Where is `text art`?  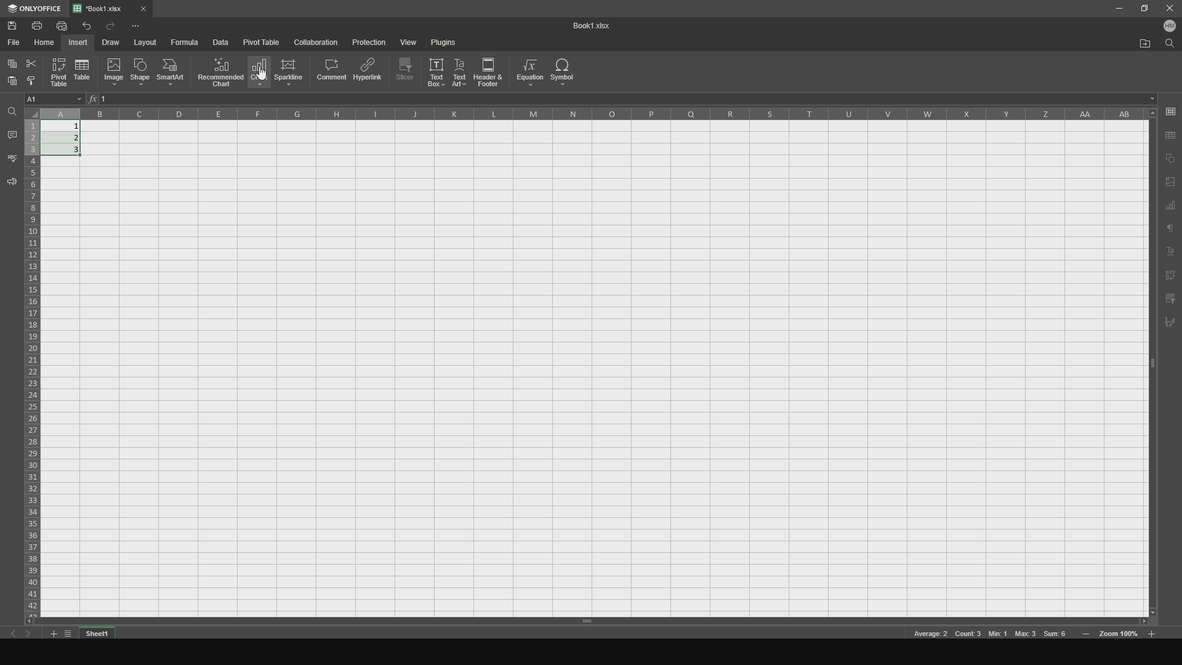 text art is located at coordinates (1172, 253).